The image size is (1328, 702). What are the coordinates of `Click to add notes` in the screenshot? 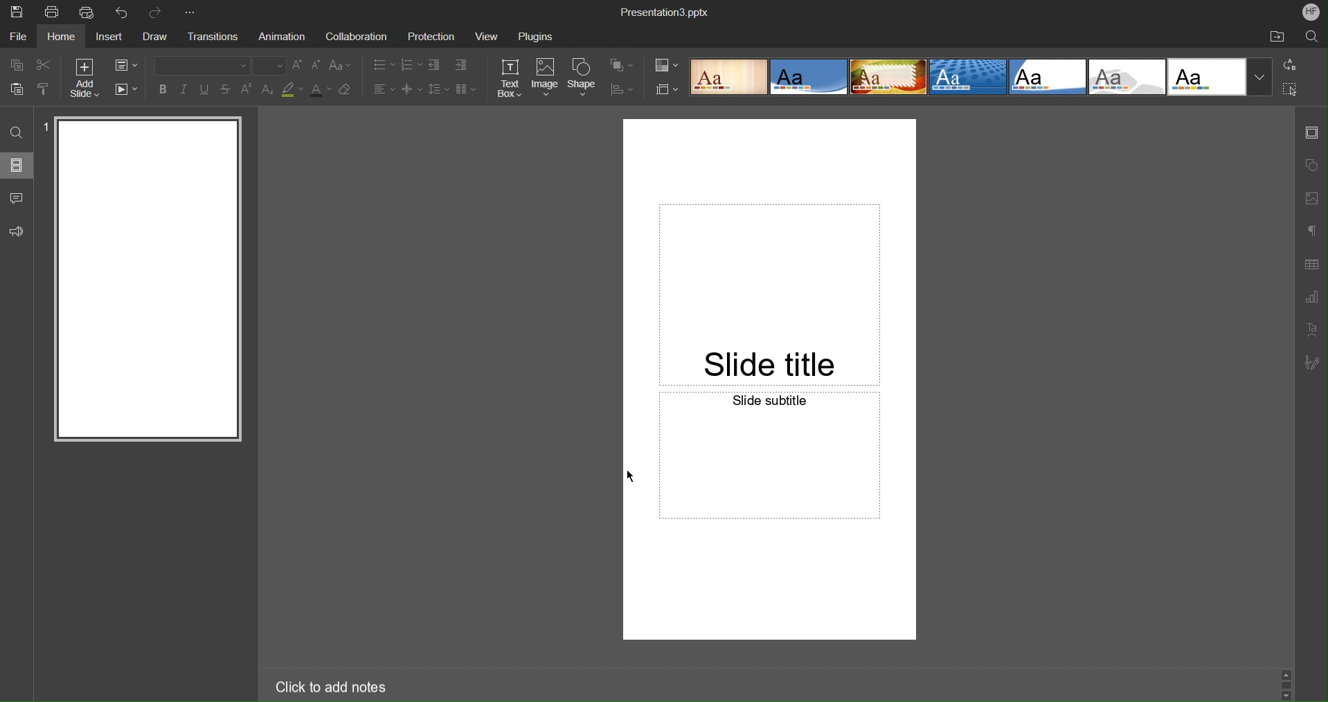 It's located at (325, 685).